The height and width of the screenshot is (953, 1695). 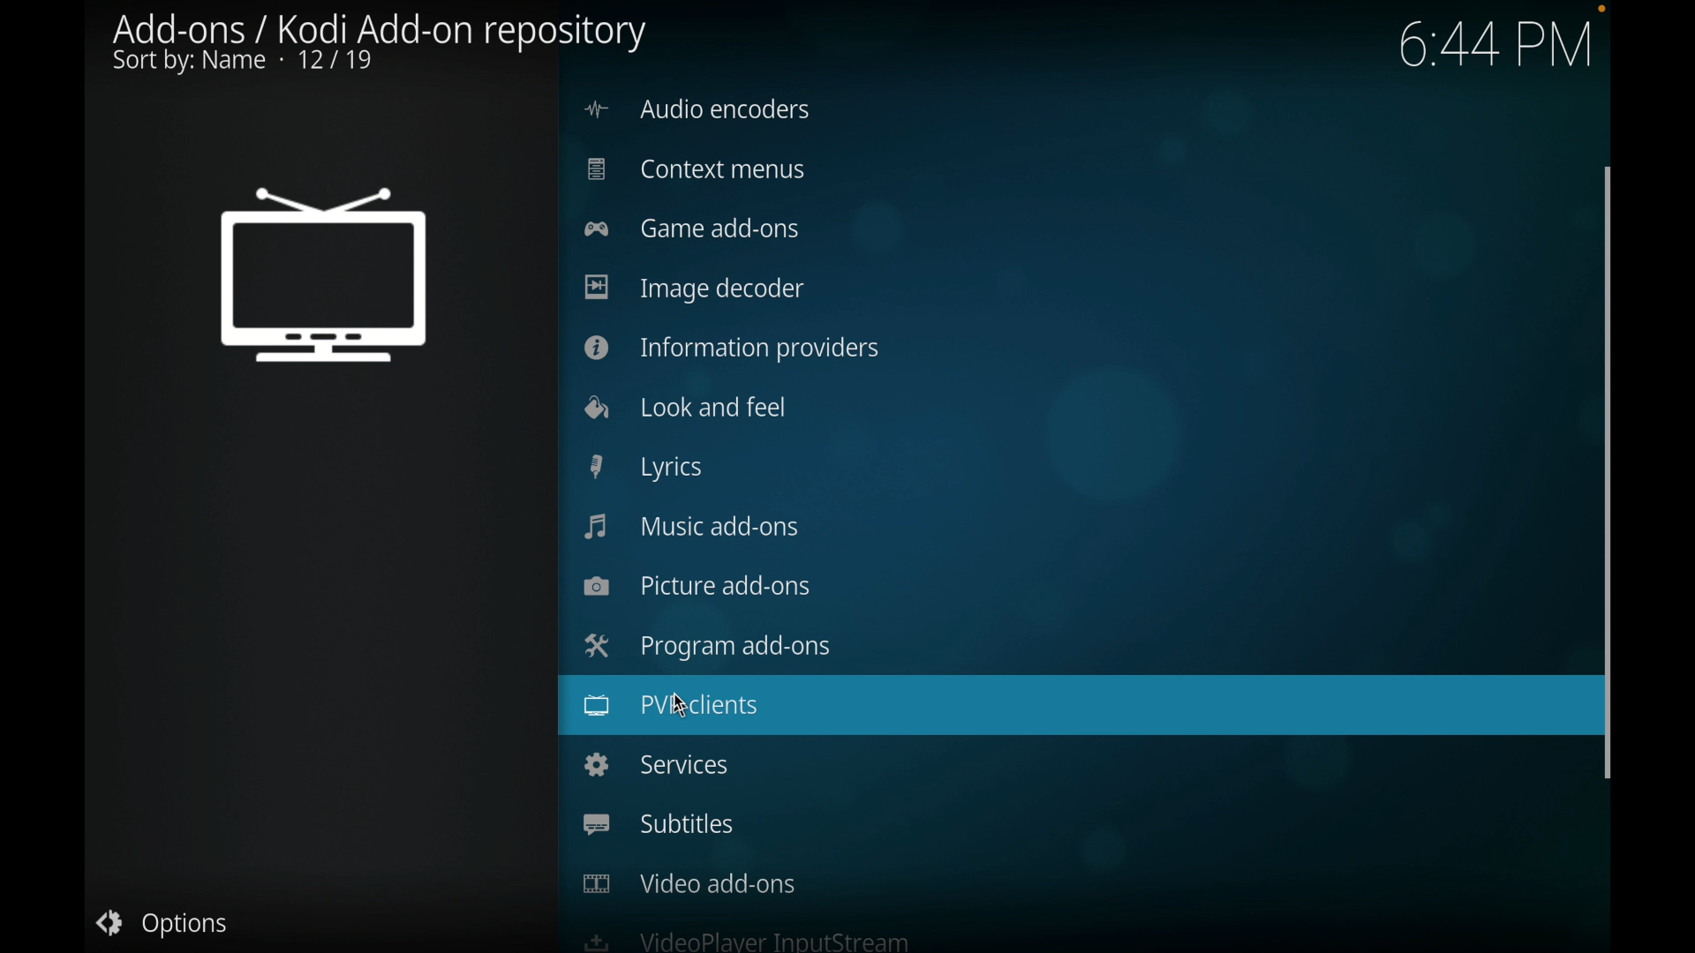 I want to click on live tv, so click(x=324, y=279).